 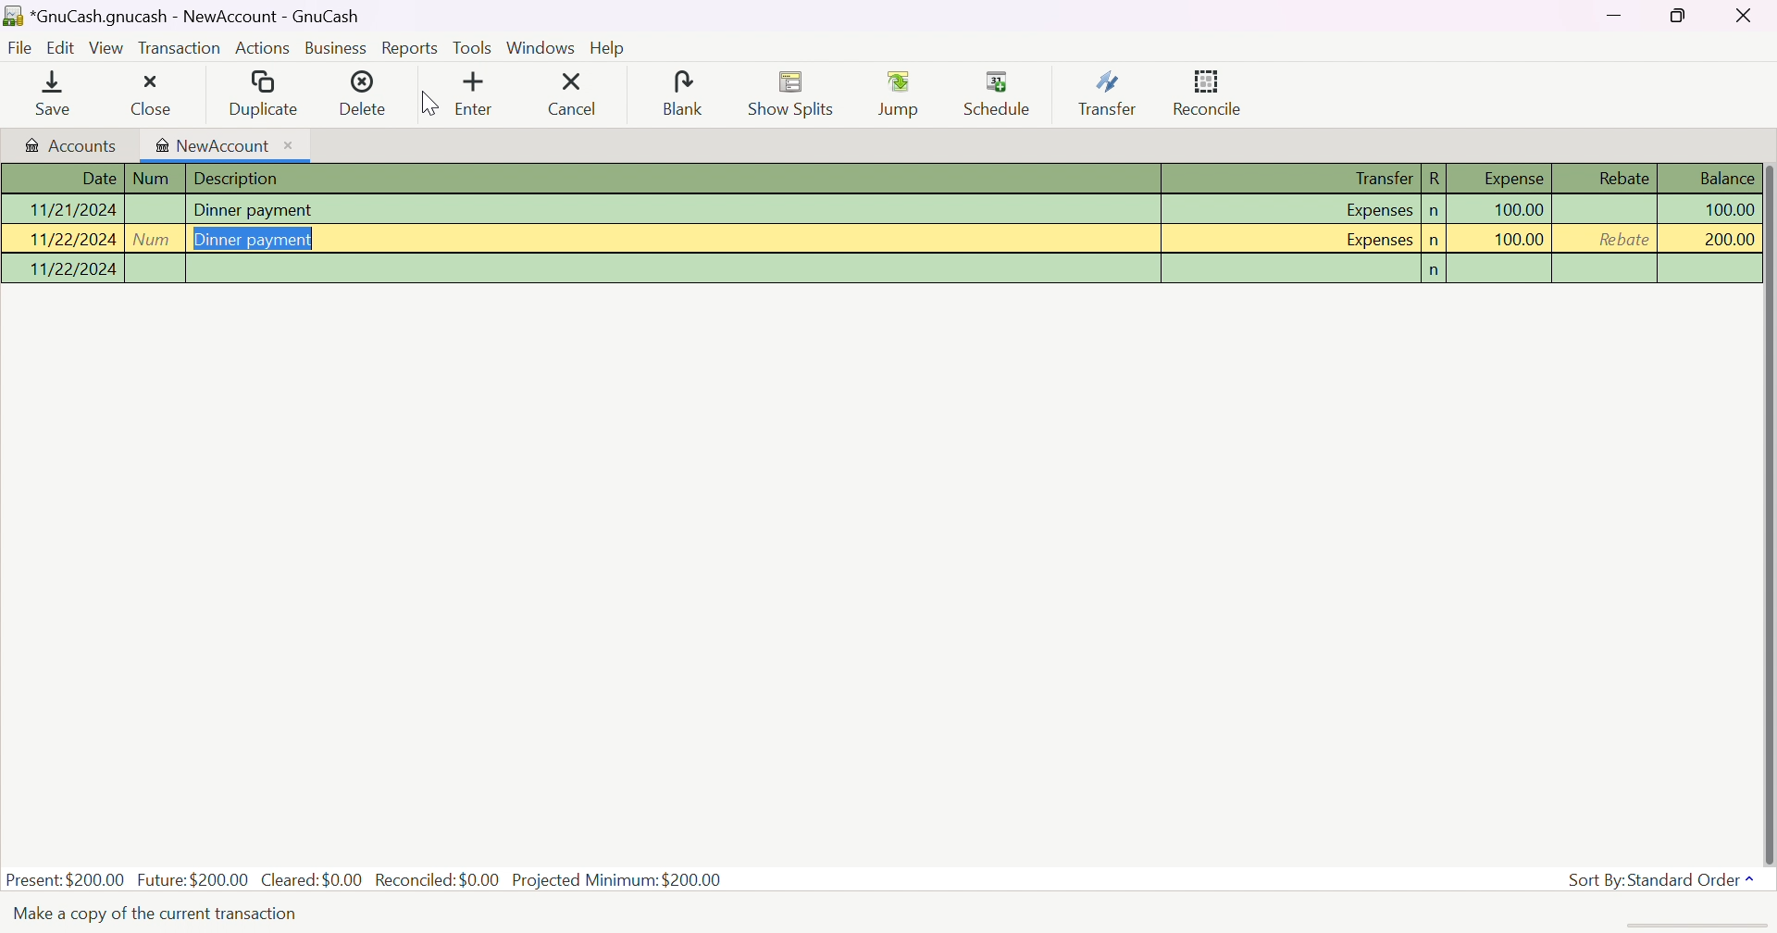 What do you see at coordinates (335, 48) in the screenshot?
I see `Business` at bounding box center [335, 48].